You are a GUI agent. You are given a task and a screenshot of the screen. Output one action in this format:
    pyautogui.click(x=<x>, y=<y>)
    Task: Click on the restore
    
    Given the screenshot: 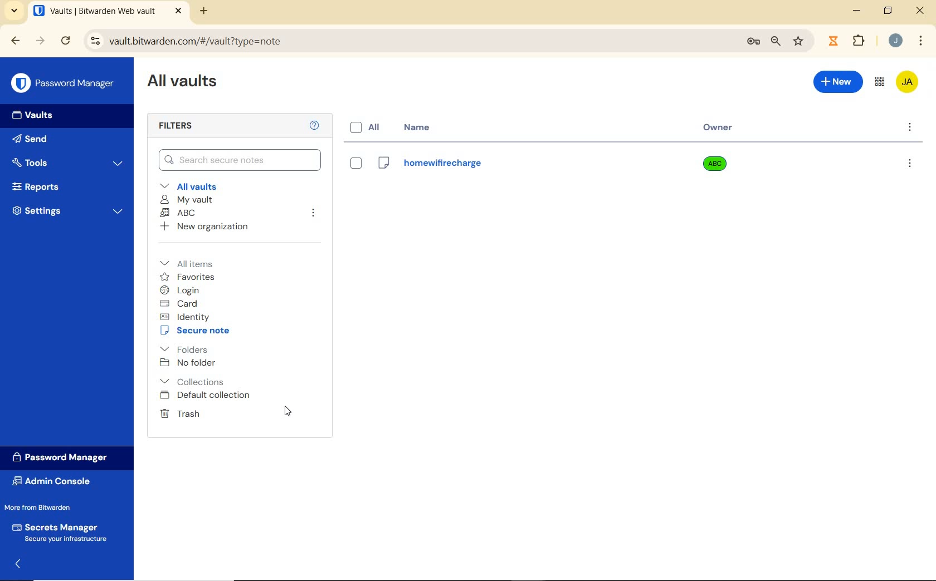 What is the action you would take?
    pyautogui.click(x=888, y=11)
    